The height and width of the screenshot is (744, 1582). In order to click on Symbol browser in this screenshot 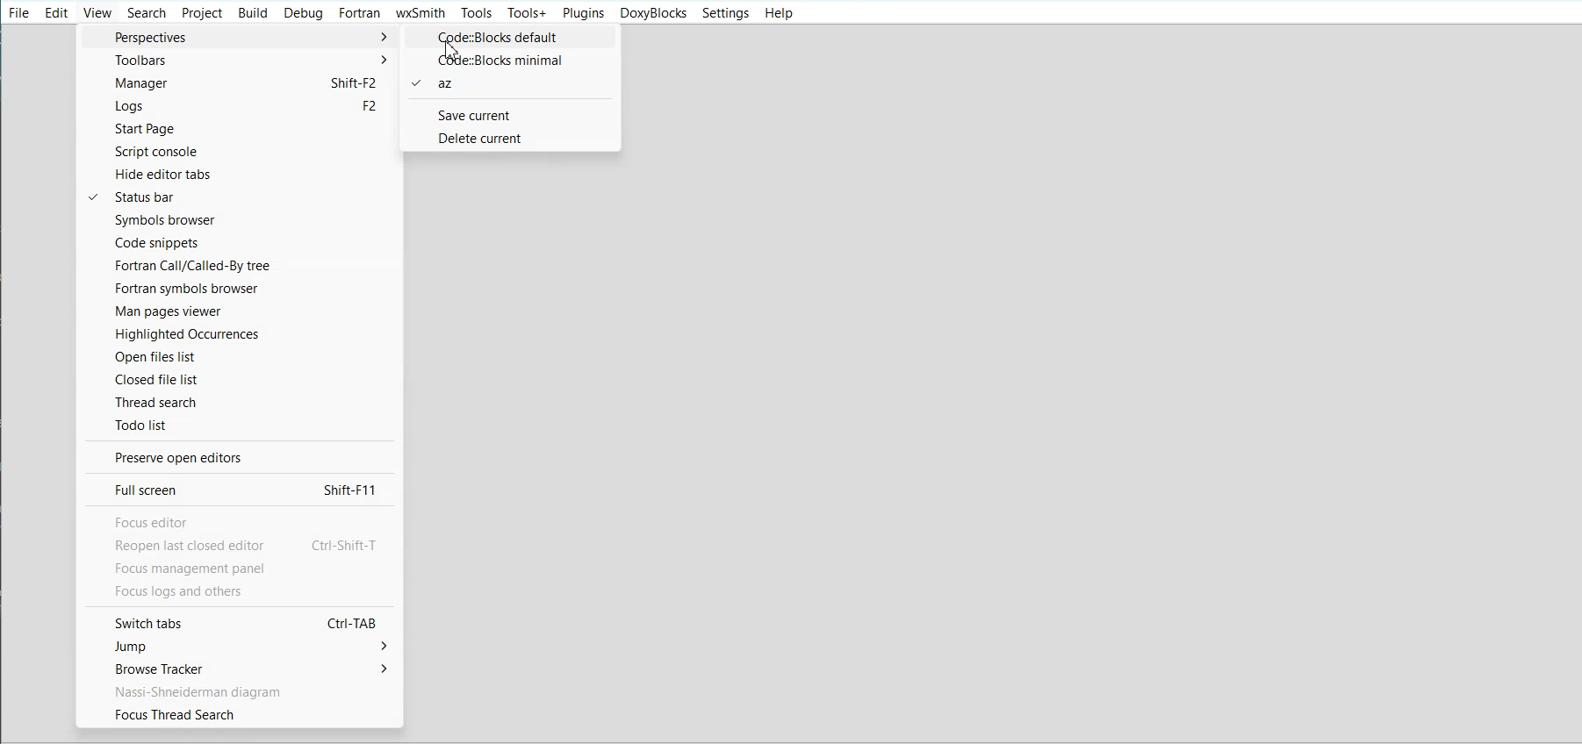, I will do `click(240, 220)`.